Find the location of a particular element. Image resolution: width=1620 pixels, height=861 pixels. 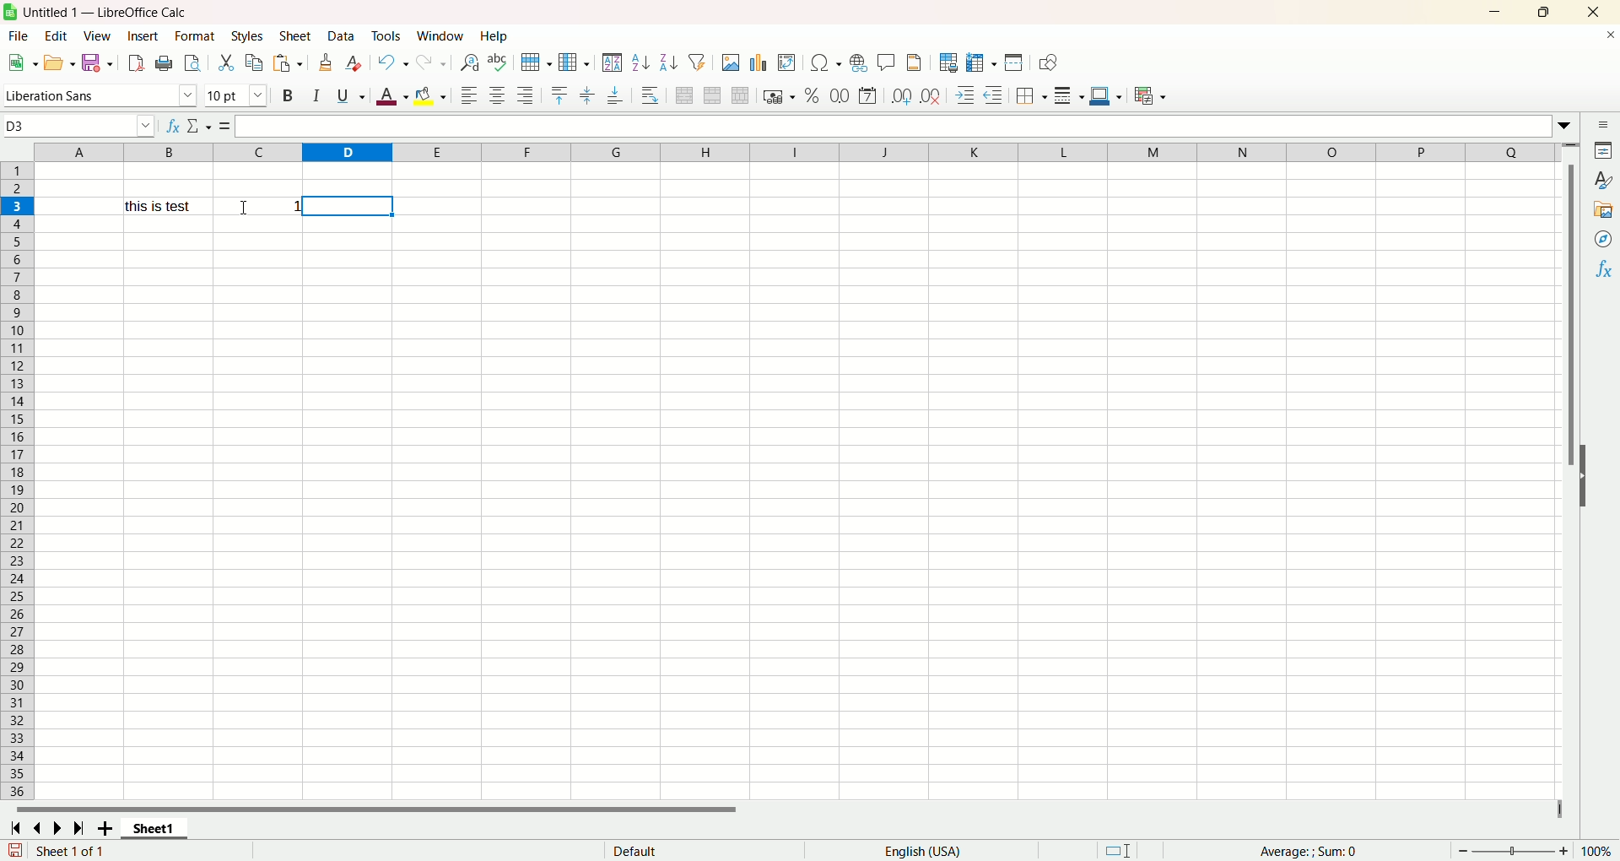

sheet is located at coordinates (297, 37).